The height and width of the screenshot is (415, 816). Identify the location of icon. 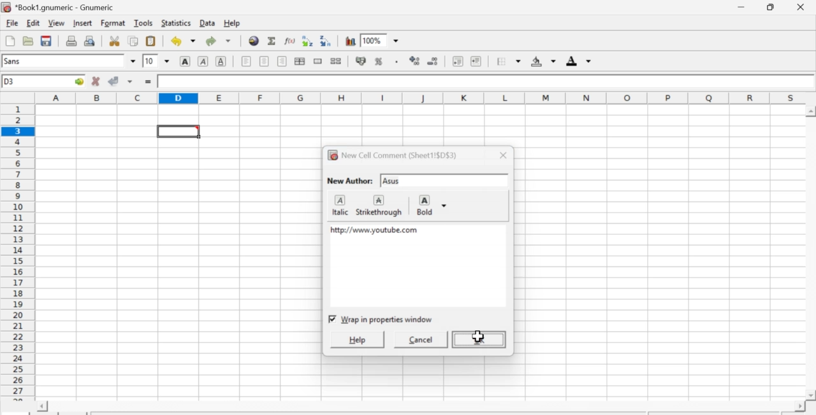
(333, 155).